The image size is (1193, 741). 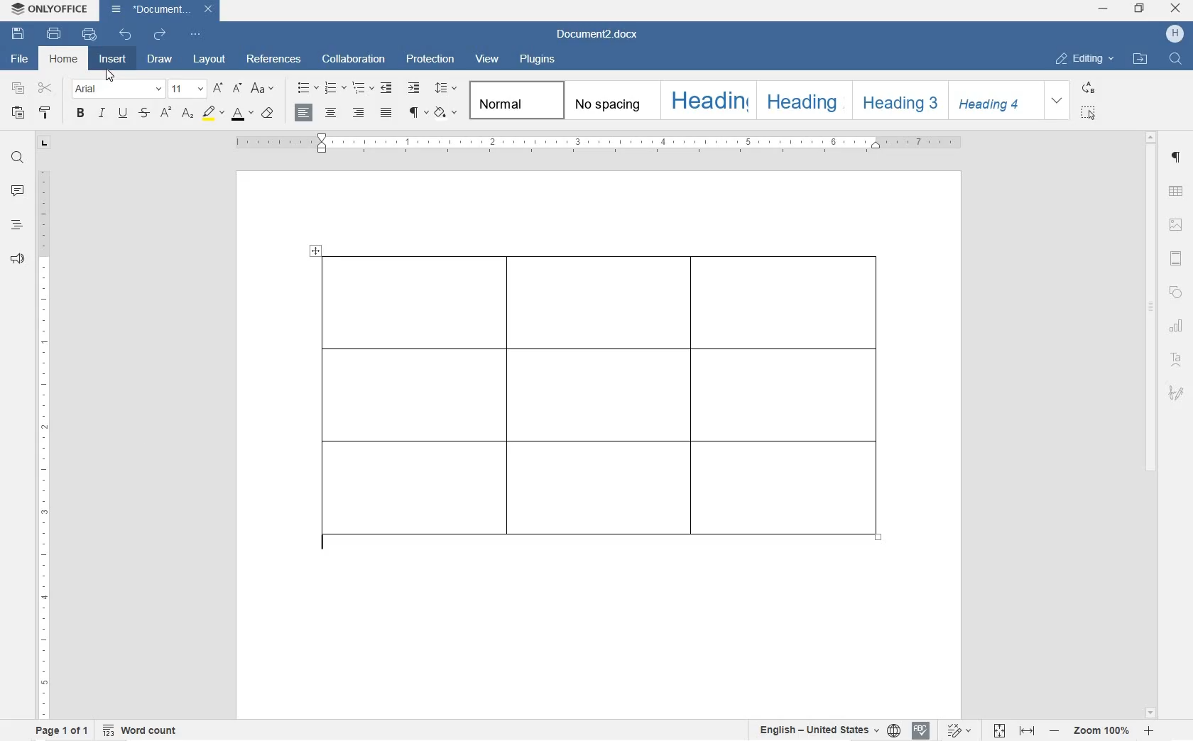 What do you see at coordinates (305, 88) in the screenshot?
I see `bullets` at bounding box center [305, 88].